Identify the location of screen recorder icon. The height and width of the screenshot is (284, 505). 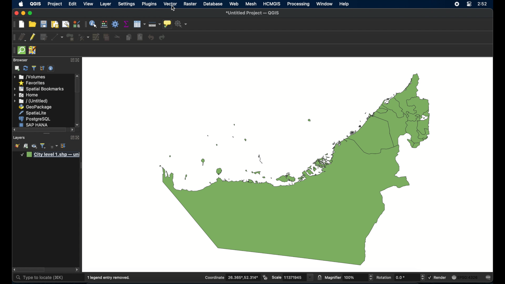
(457, 4).